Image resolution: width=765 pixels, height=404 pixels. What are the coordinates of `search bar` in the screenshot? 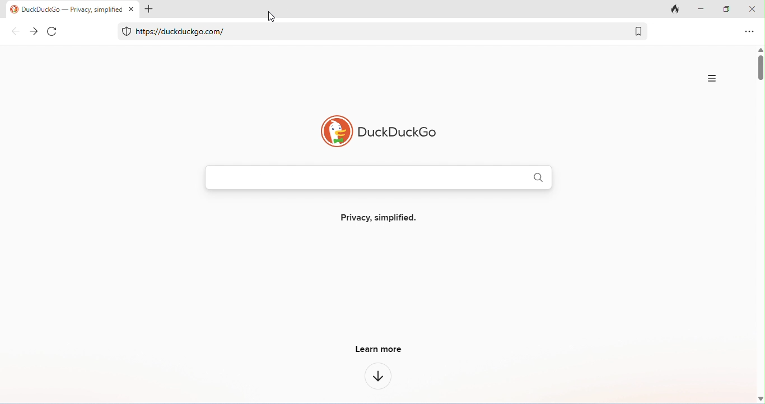 It's located at (379, 177).